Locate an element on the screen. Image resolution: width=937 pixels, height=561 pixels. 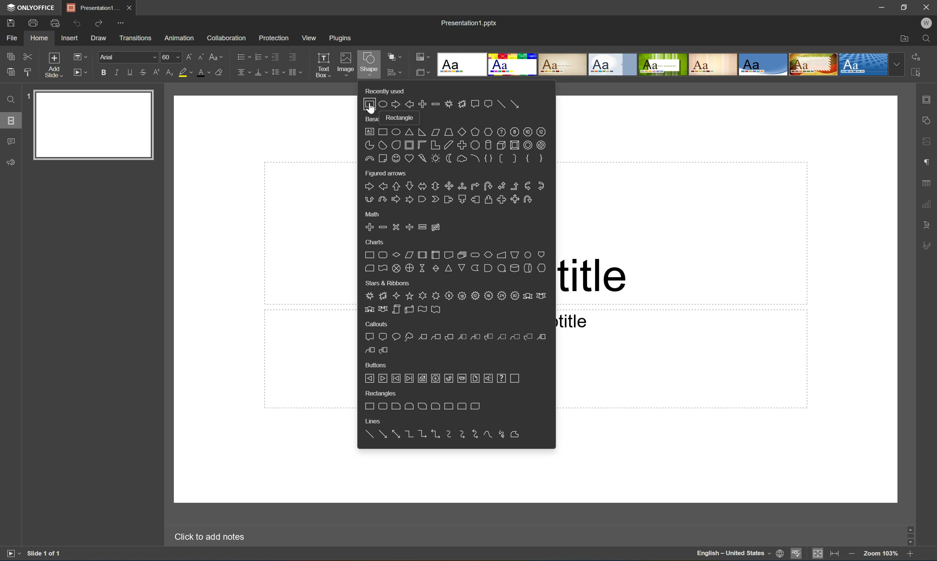
Image is located at coordinates (344, 63).